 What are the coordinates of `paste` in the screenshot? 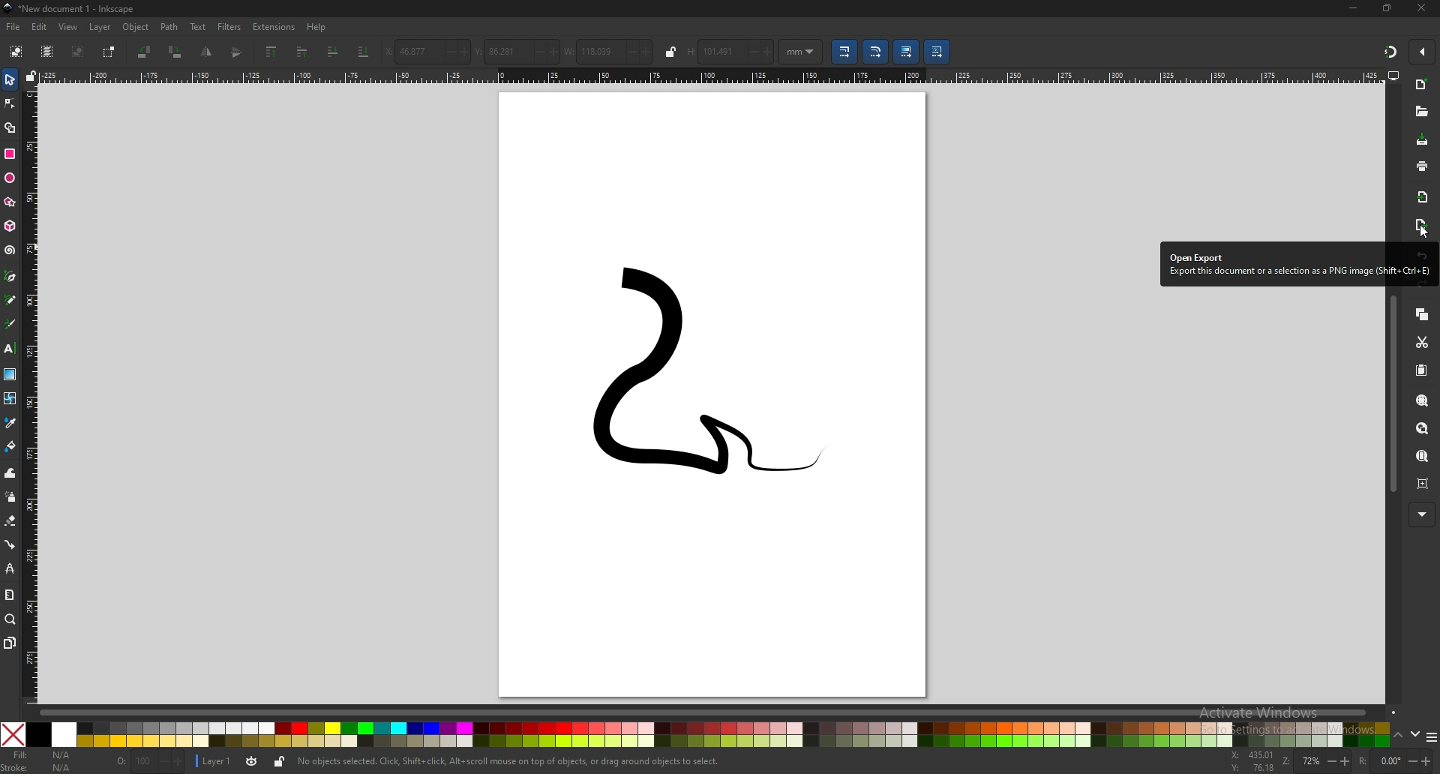 It's located at (1423, 371).